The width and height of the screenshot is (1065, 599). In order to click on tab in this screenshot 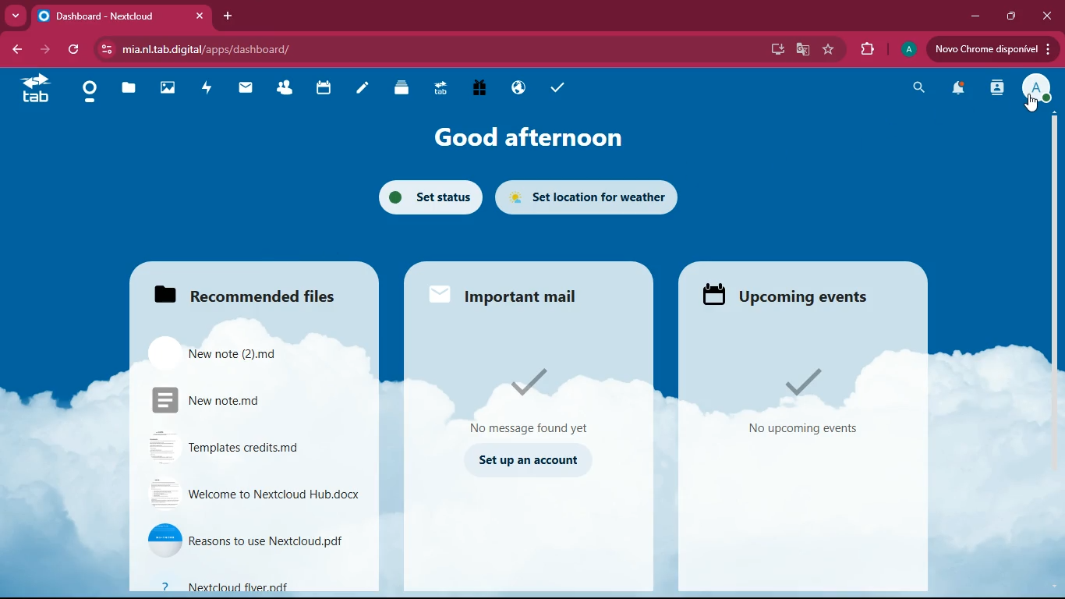, I will do `click(111, 16)`.